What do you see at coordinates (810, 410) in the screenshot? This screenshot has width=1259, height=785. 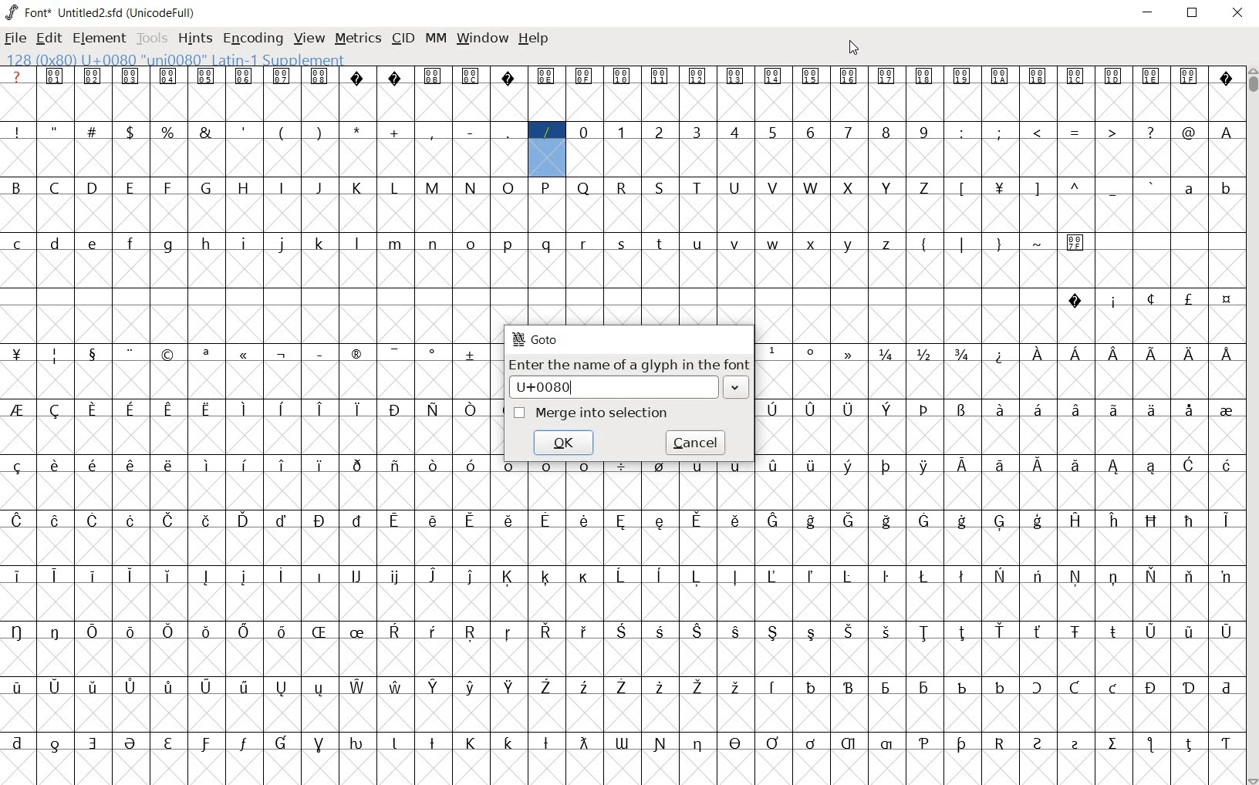 I see `glyph` at bounding box center [810, 410].